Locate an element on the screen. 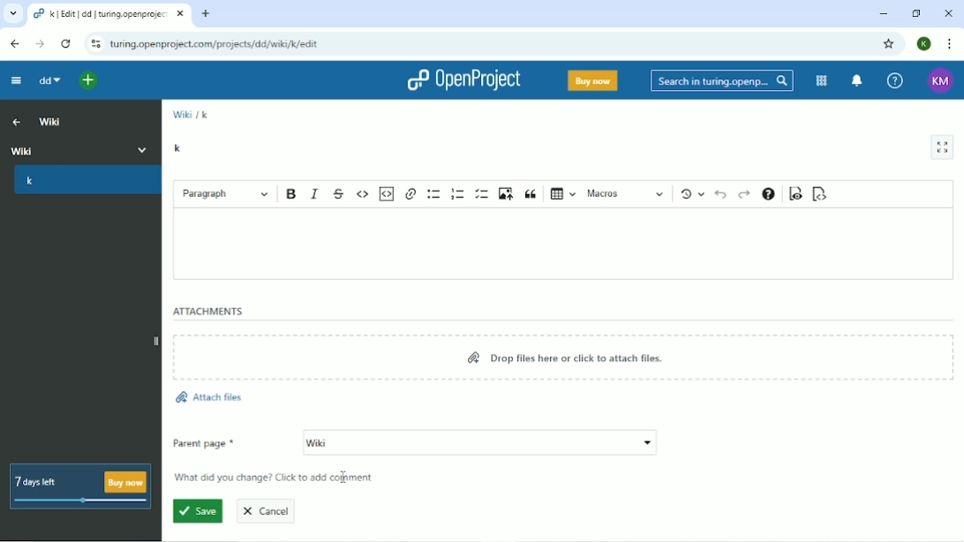   k| Edit| dd | turing.openproject is located at coordinates (101, 16).